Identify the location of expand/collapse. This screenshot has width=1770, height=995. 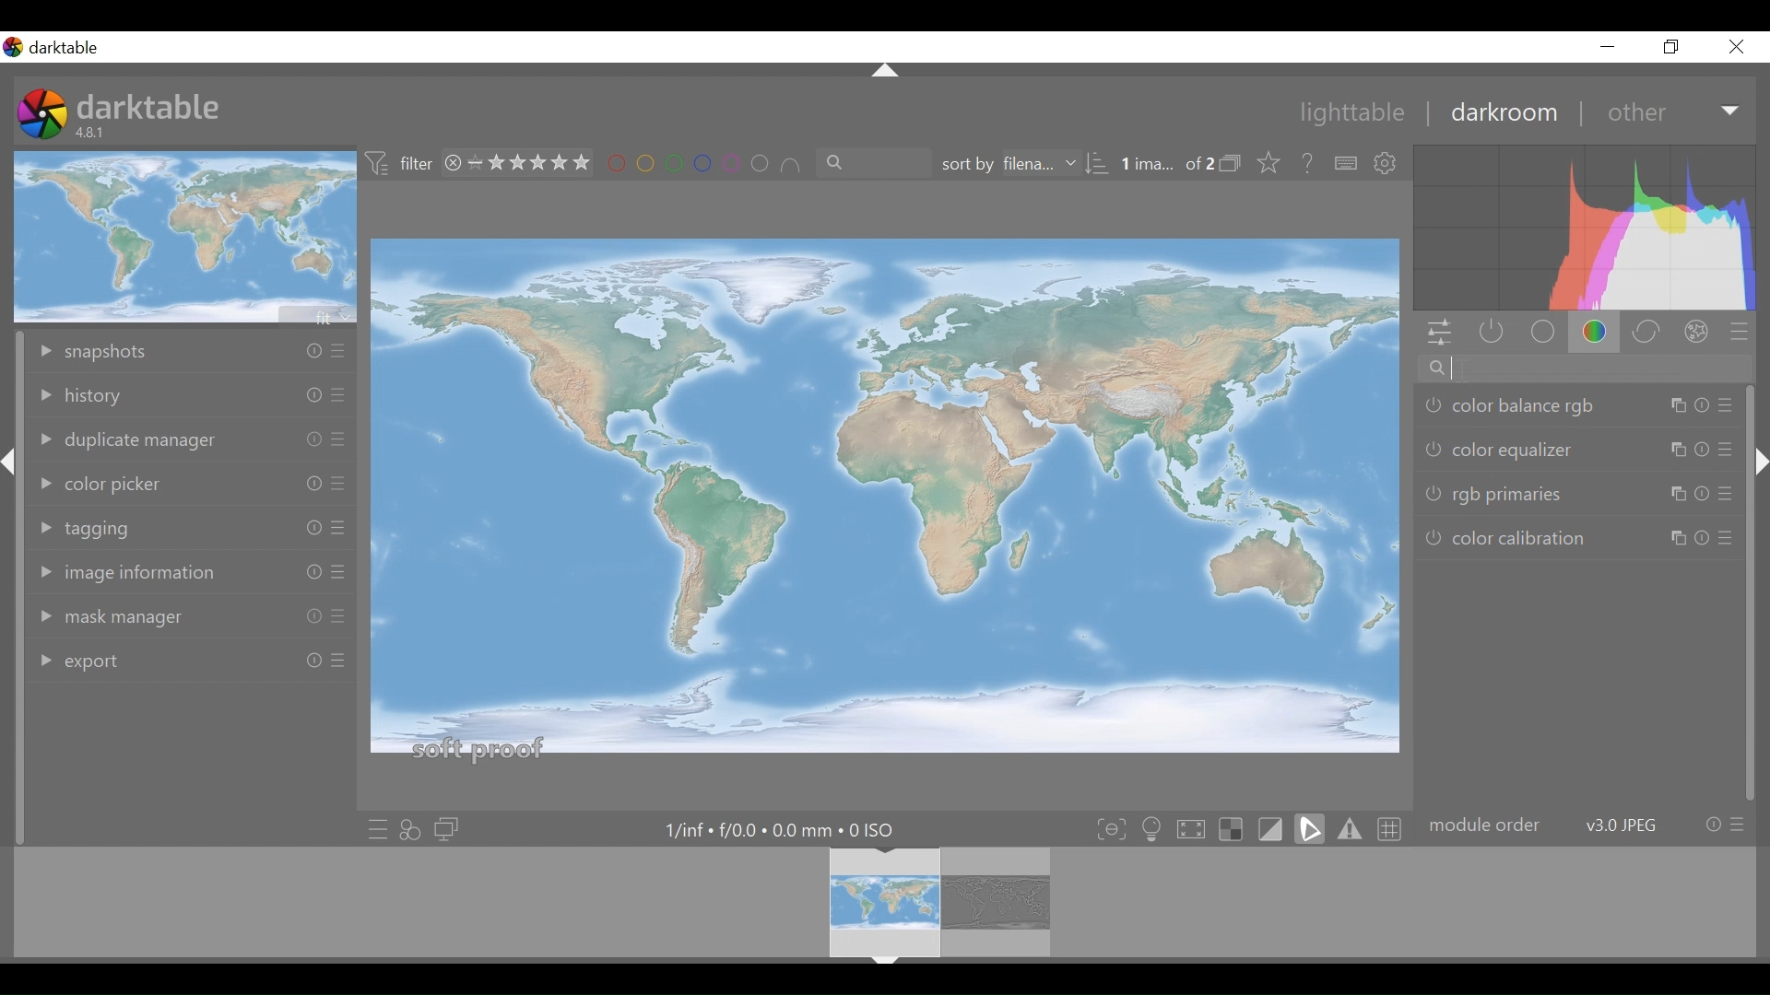
(884, 70).